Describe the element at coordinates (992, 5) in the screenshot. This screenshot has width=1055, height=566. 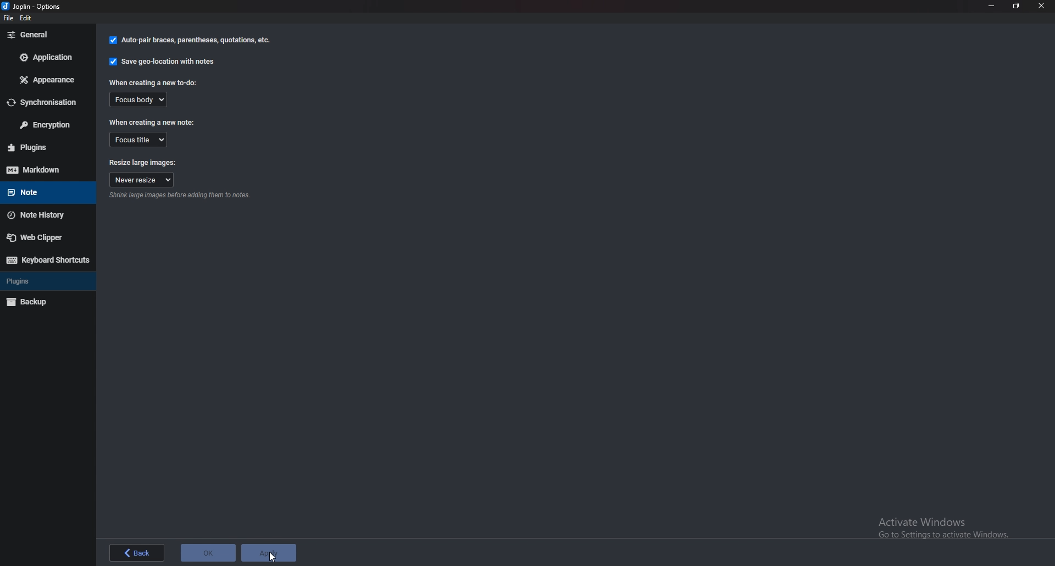
I see `Minimize` at that location.